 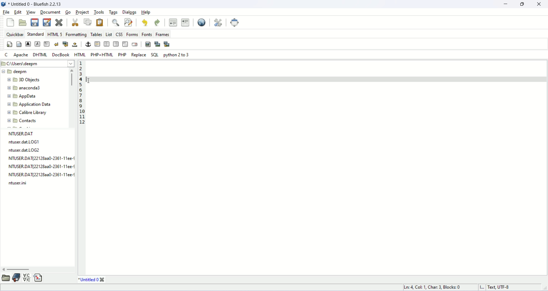 What do you see at coordinates (99, 13) in the screenshot?
I see `tools` at bounding box center [99, 13].